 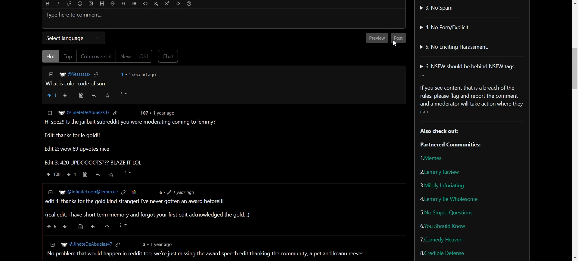 What do you see at coordinates (101, 192) in the screenshot?
I see `@InfiniteLoop@lemm.ee` at bounding box center [101, 192].